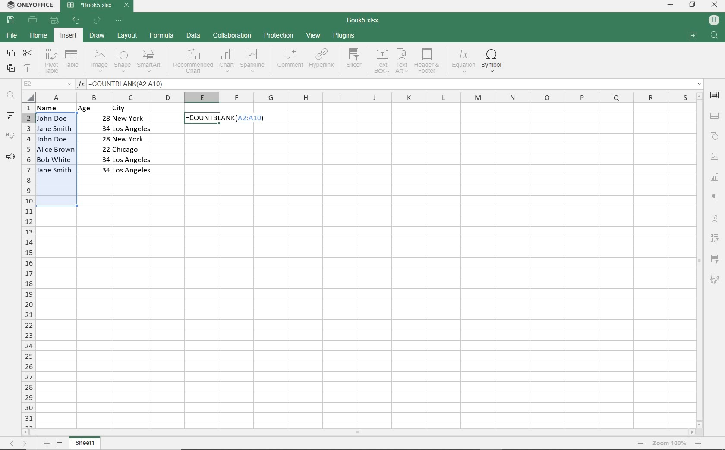 This screenshot has width=725, height=450. What do you see at coordinates (195, 35) in the screenshot?
I see `DATA` at bounding box center [195, 35].